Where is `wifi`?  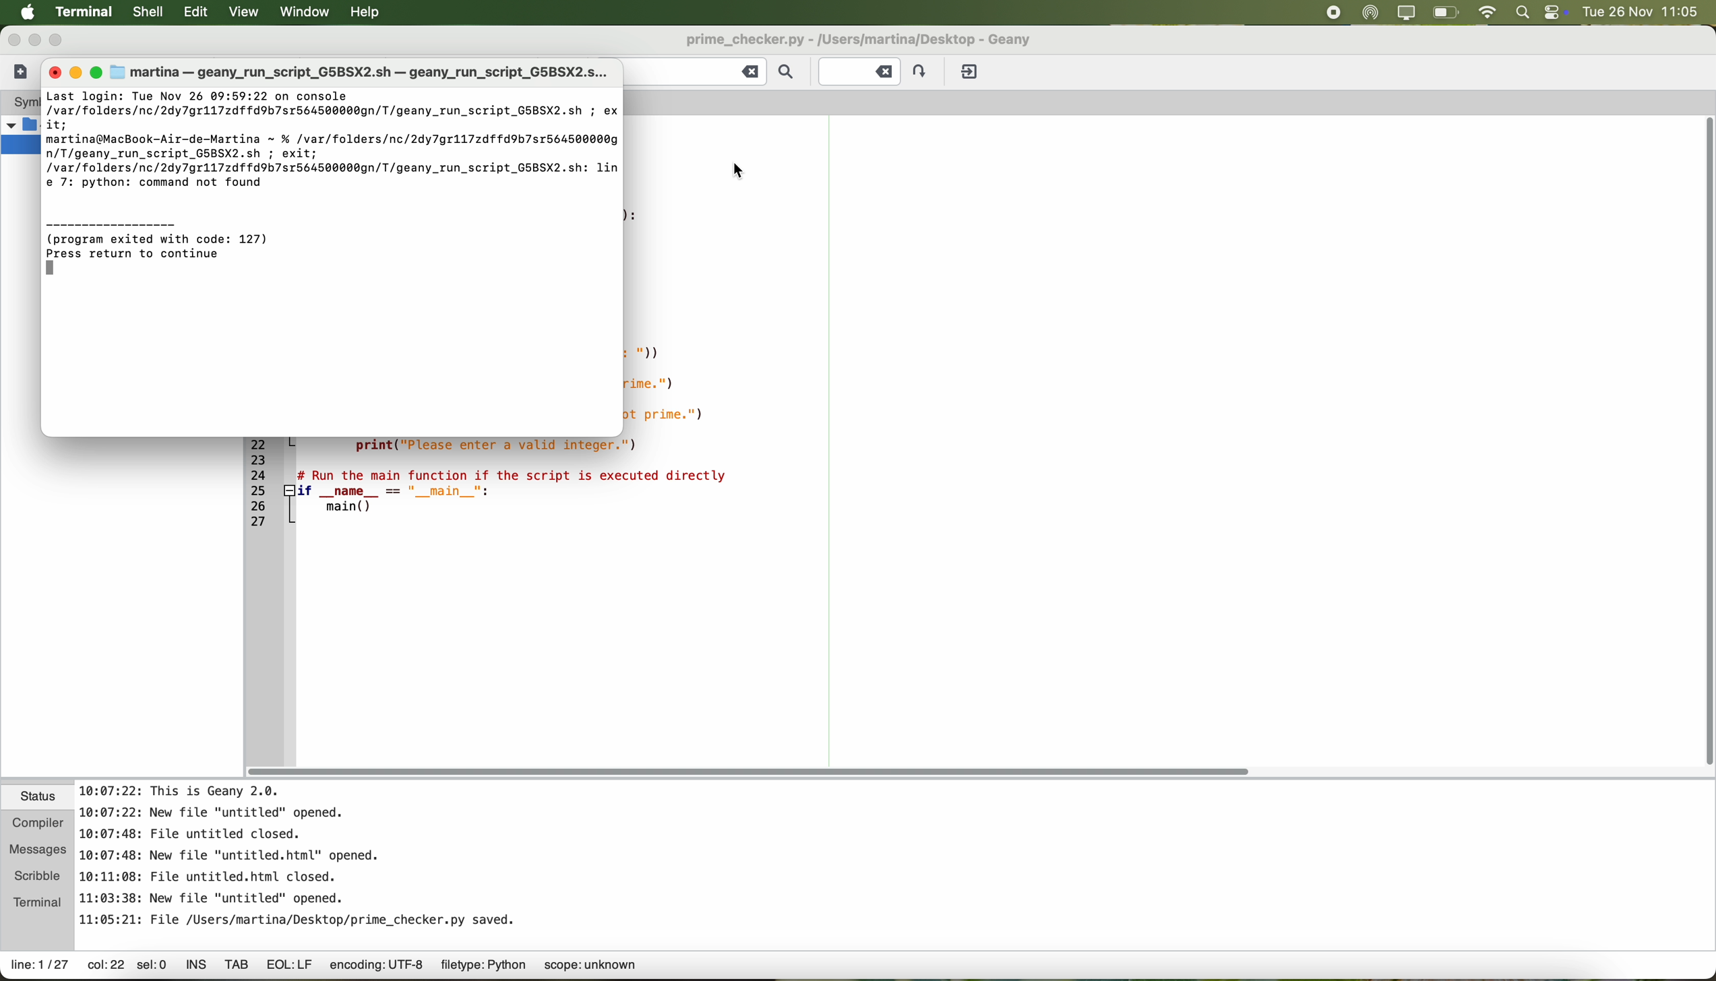 wifi is located at coordinates (1488, 12).